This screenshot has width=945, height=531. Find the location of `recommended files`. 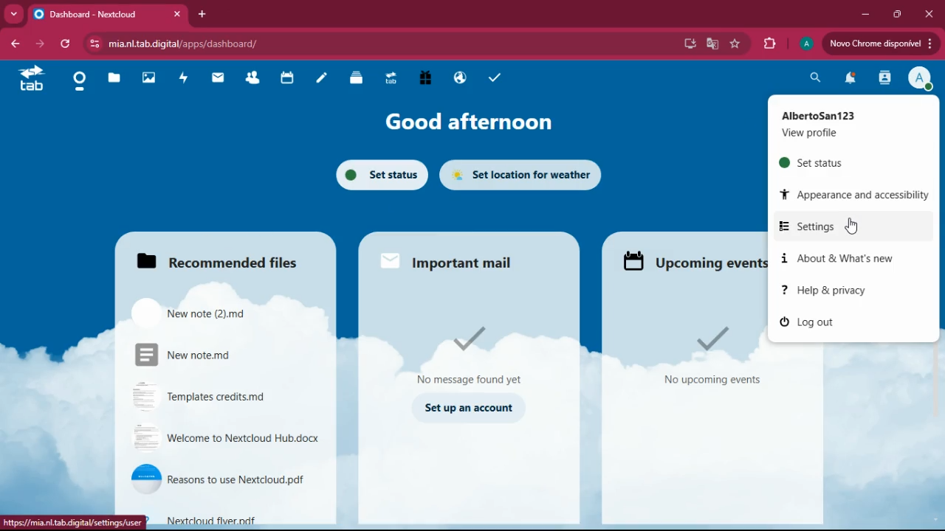

recommended files is located at coordinates (232, 261).